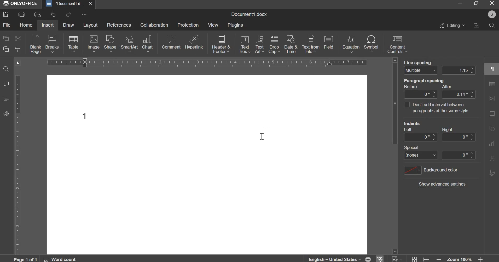  What do you see at coordinates (421, 94) in the screenshot?
I see `paragraph spacing after` at bounding box center [421, 94].